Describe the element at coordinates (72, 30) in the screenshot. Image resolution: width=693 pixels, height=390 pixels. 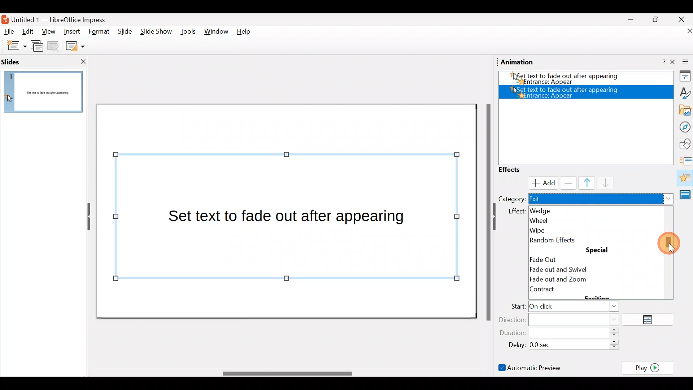
I see `Insert` at that location.